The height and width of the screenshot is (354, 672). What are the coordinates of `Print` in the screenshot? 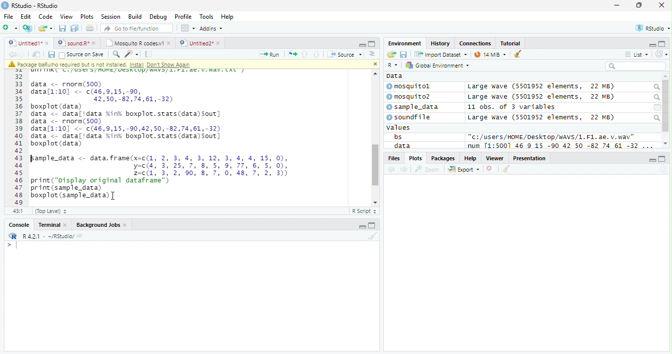 It's located at (90, 29).